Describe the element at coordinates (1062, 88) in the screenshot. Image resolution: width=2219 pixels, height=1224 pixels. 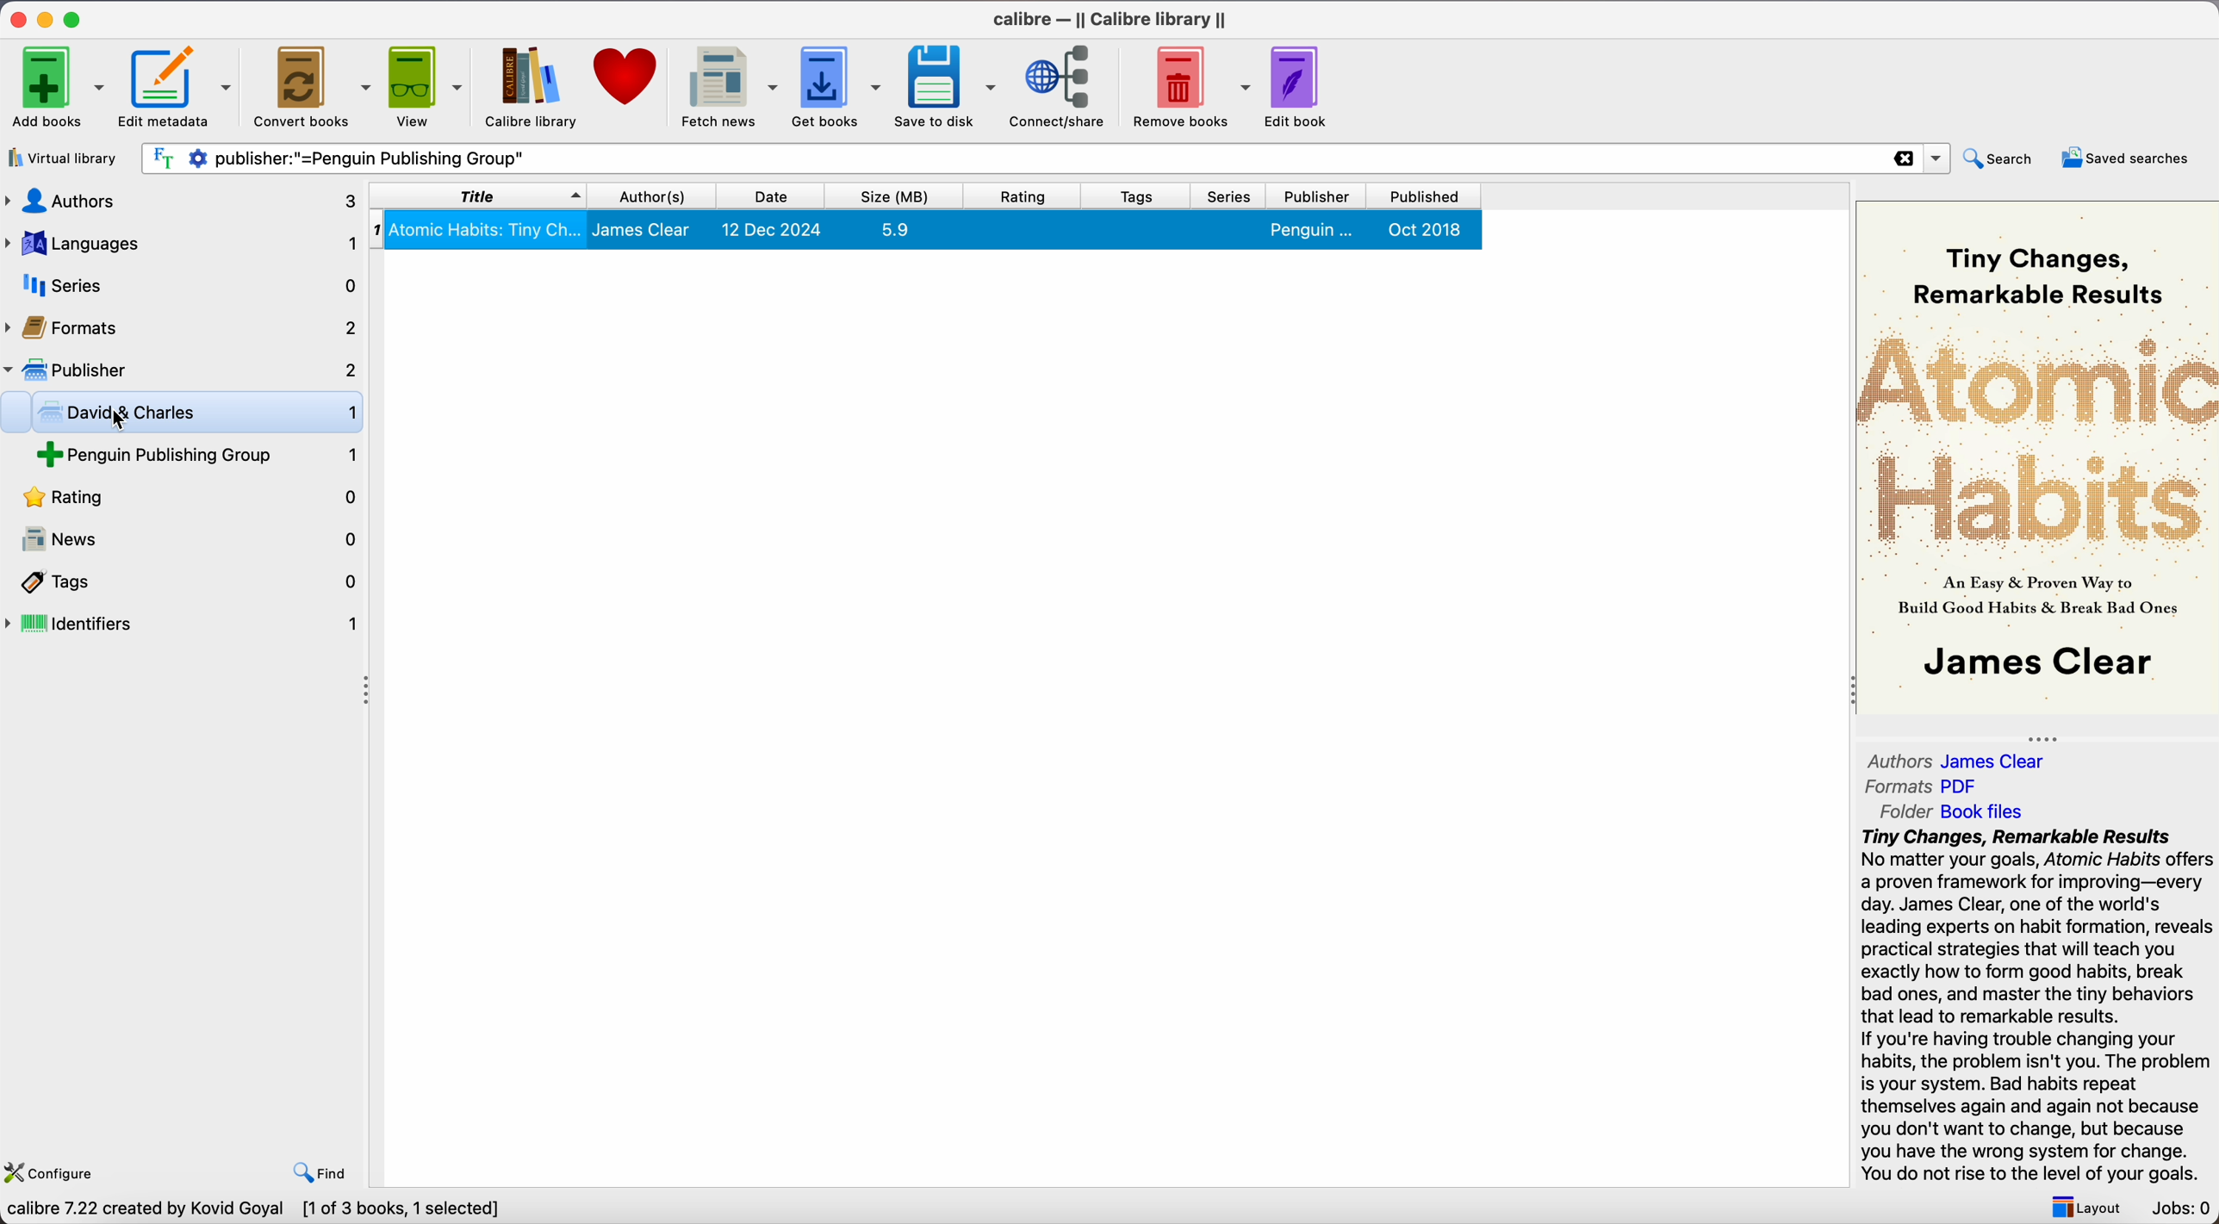
I see `connect/share` at that location.